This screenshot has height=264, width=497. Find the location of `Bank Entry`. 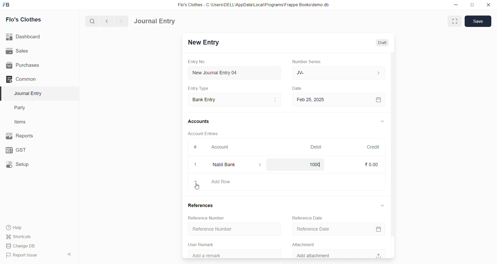

Bank Entry is located at coordinates (234, 100).